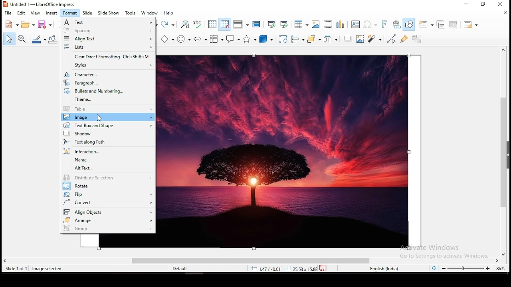 This screenshot has height=287, width=511. Describe the element at coordinates (109, 202) in the screenshot. I see `convert` at that location.